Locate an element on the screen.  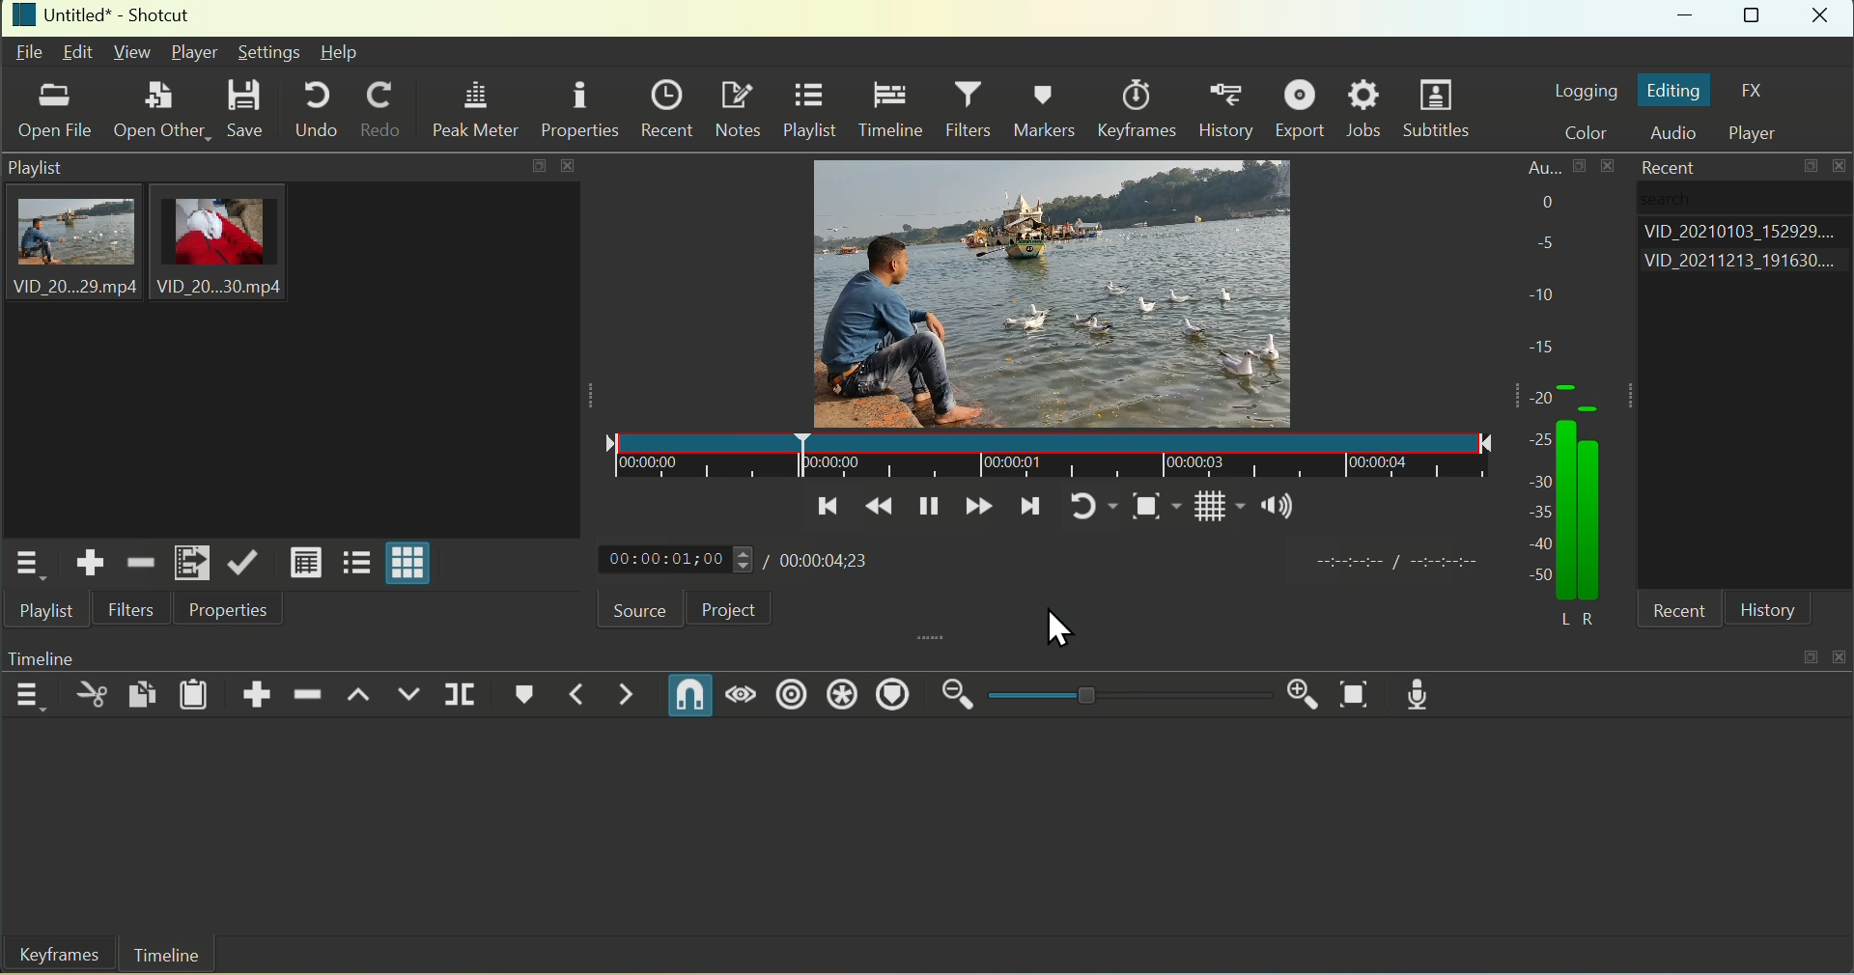
Playlist tab is located at coordinates (289, 347).